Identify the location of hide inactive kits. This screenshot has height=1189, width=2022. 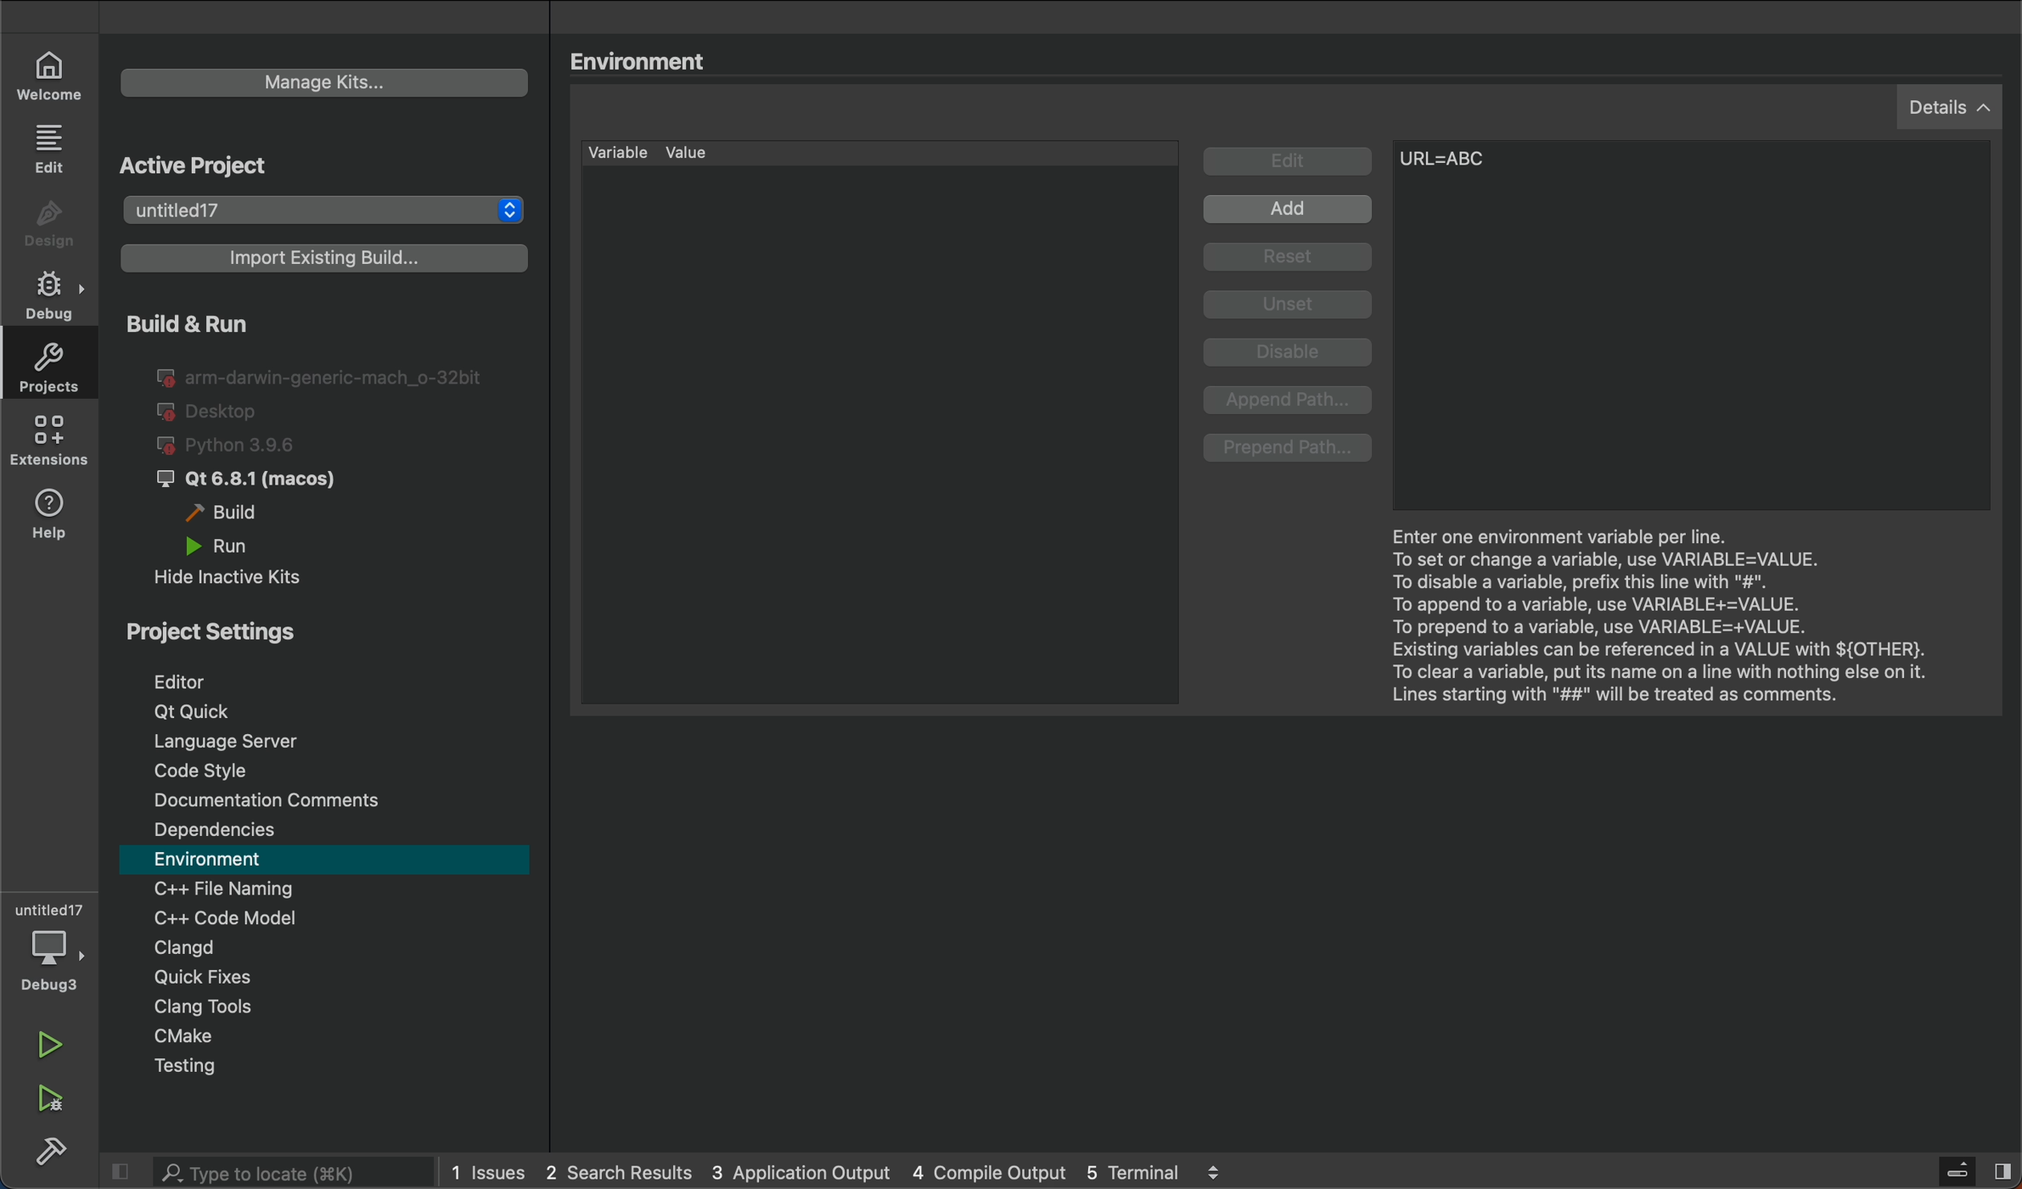
(245, 575).